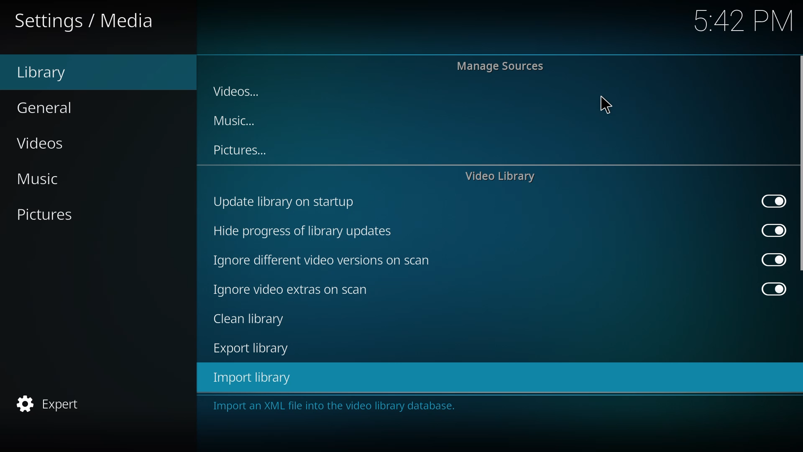 The width and height of the screenshot is (803, 452). Describe the element at coordinates (302, 231) in the screenshot. I see `hide progress` at that location.